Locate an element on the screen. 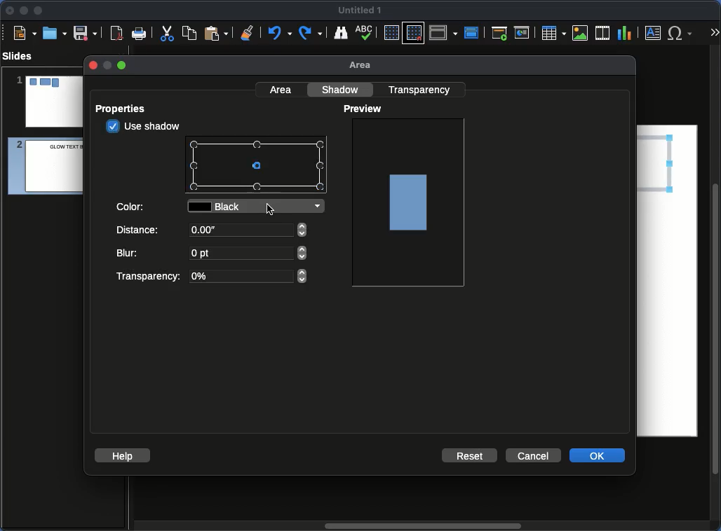 The height and width of the screenshot is (531, 721). Export as PDF is located at coordinates (116, 34).